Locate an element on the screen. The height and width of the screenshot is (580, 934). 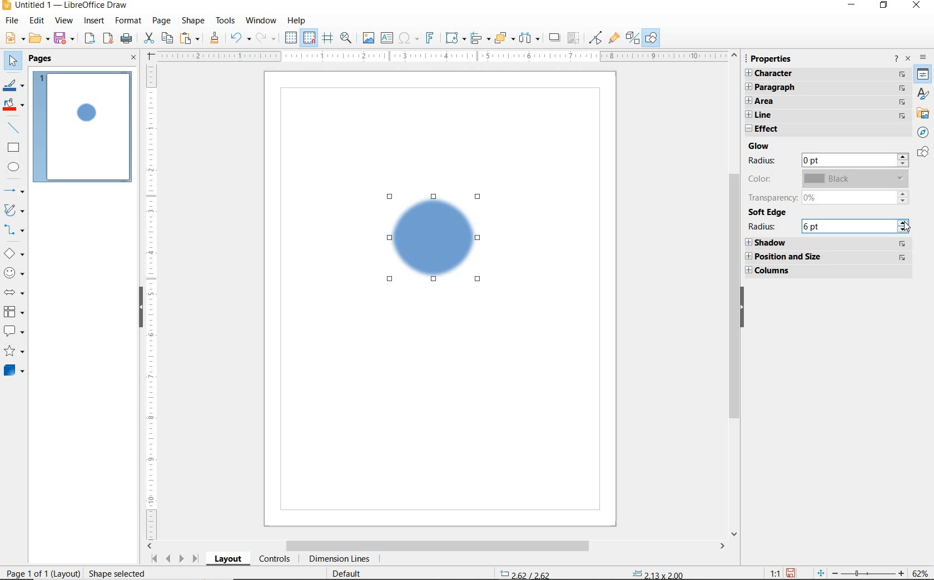
RULER is located at coordinates (445, 55).